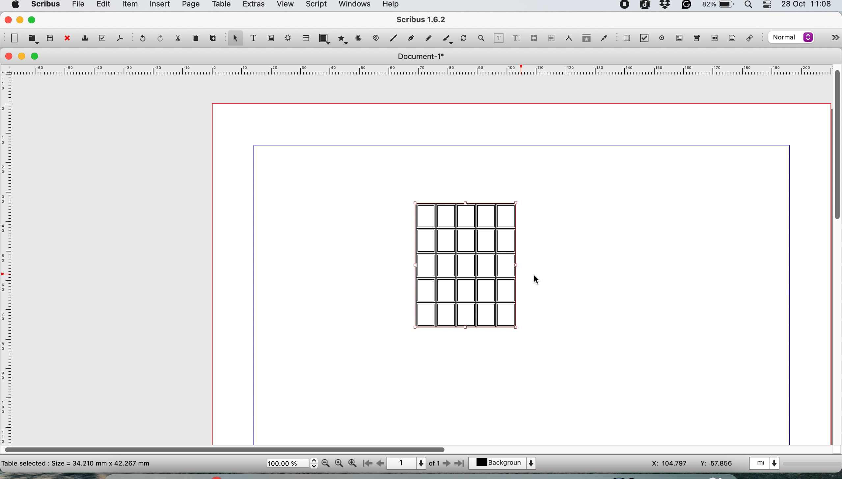 The height and width of the screenshot is (479, 842). Describe the element at coordinates (750, 6) in the screenshot. I see `spotlight search` at that location.